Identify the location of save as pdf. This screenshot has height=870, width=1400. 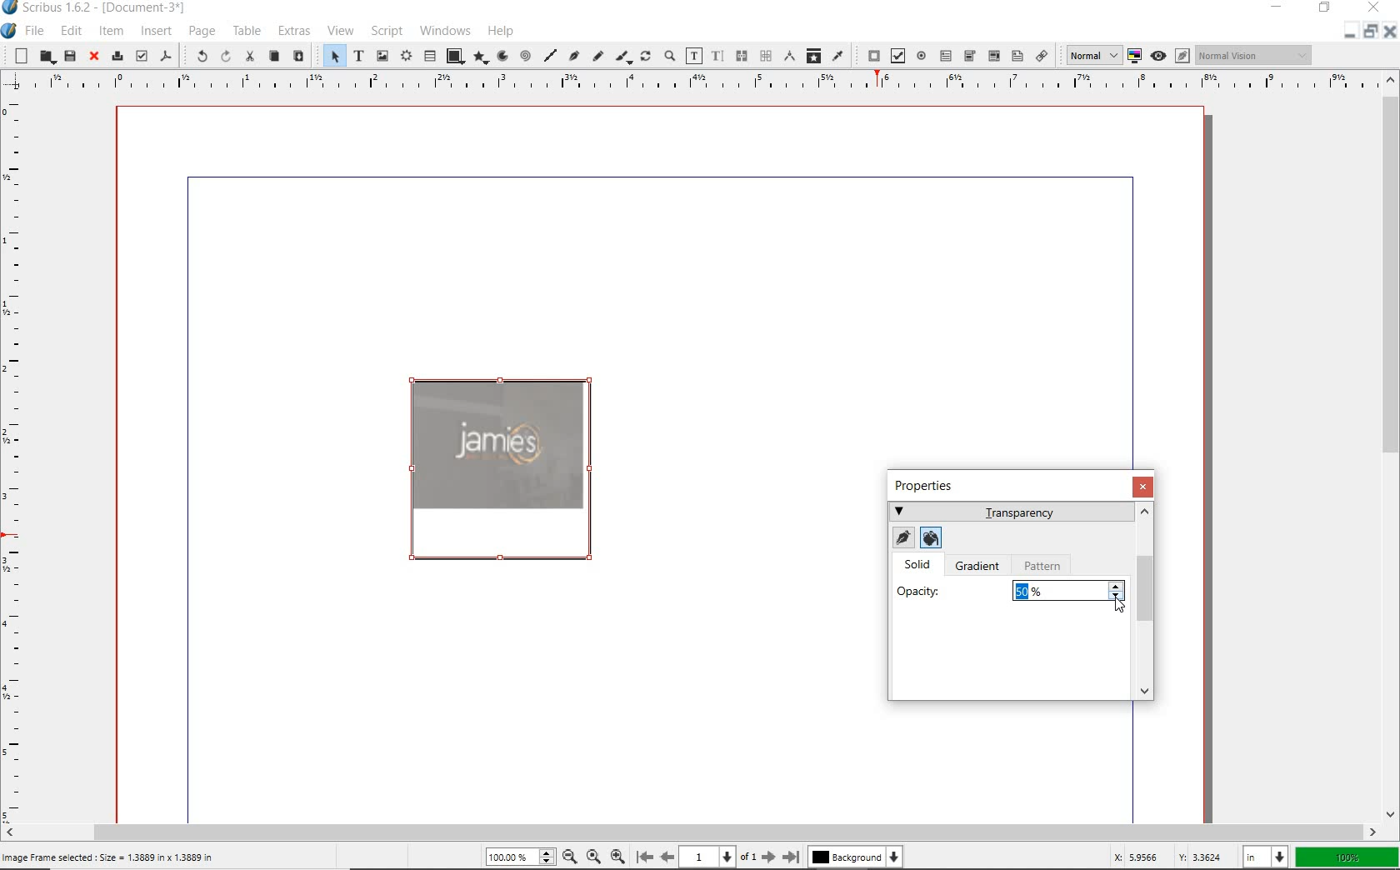
(167, 57).